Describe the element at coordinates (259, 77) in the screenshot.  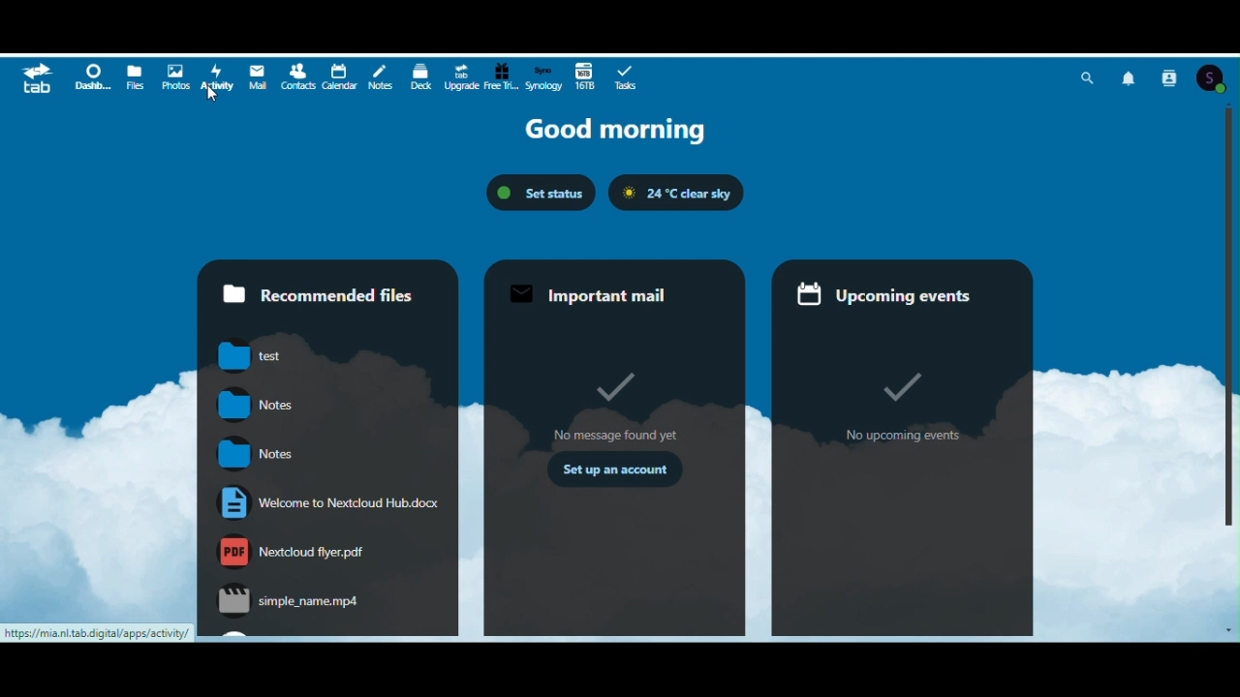
I see `Mail` at that location.